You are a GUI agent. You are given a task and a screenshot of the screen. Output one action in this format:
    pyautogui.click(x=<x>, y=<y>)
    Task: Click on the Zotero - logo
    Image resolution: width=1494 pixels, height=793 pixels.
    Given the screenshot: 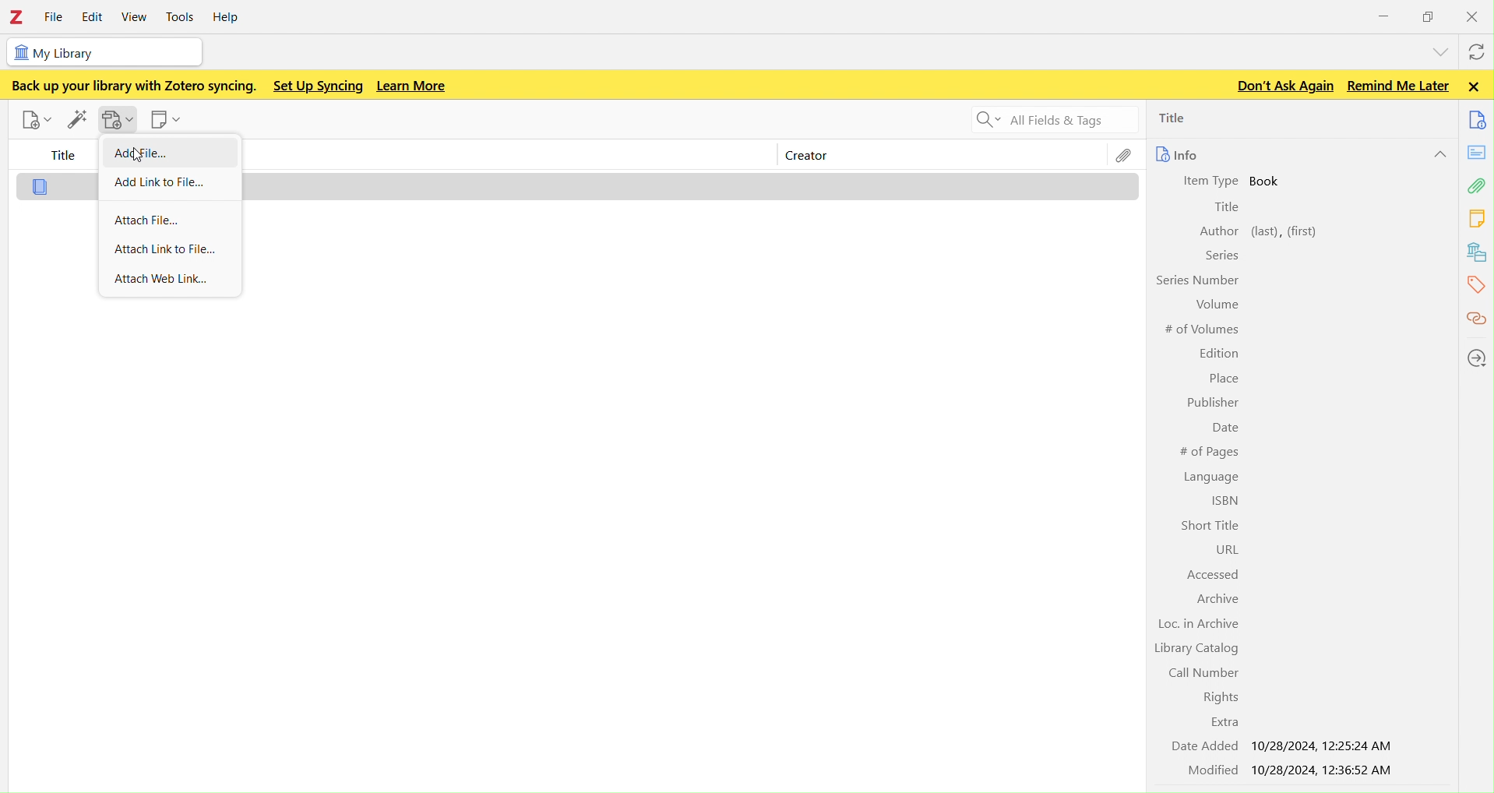 What is the action you would take?
    pyautogui.click(x=18, y=16)
    